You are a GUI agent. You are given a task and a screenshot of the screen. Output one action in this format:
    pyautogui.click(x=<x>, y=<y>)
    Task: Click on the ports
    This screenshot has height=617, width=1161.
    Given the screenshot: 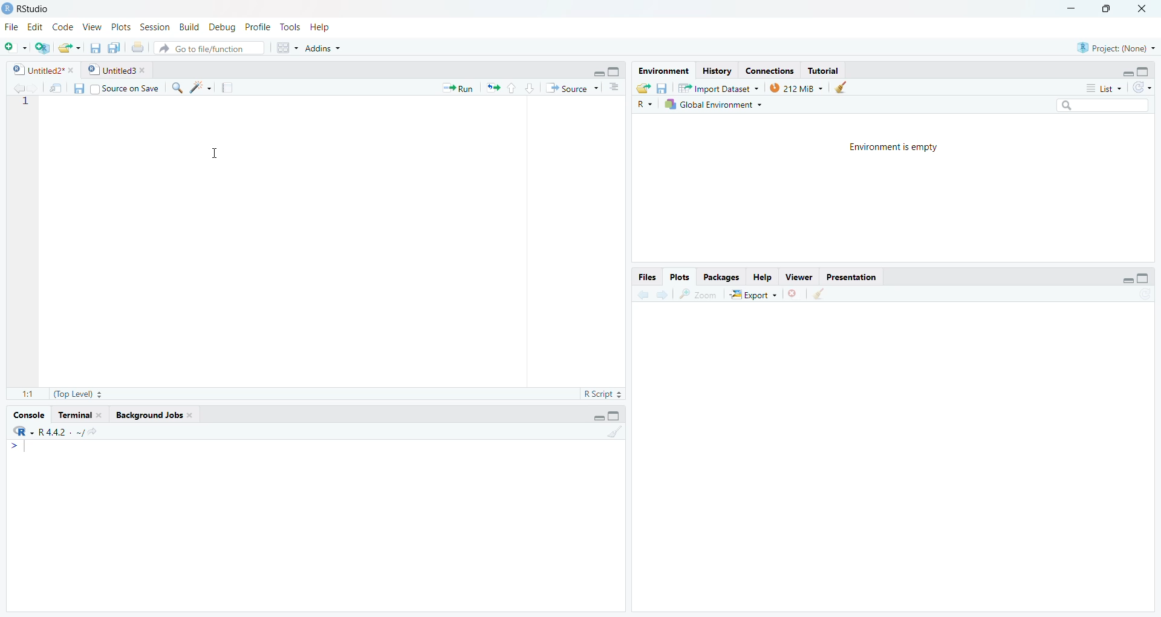 What is the action you would take?
    pyautogui.click(x=122, y=27)
    